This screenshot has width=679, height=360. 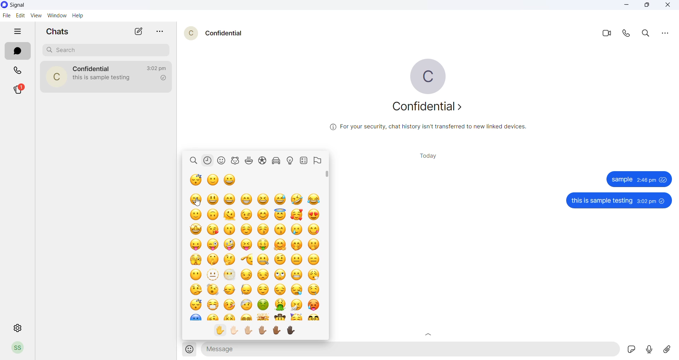 What do you see at coordinates (326, 254) in the screenshot?
I see `scrollbar` at bounding box center [326, 254].